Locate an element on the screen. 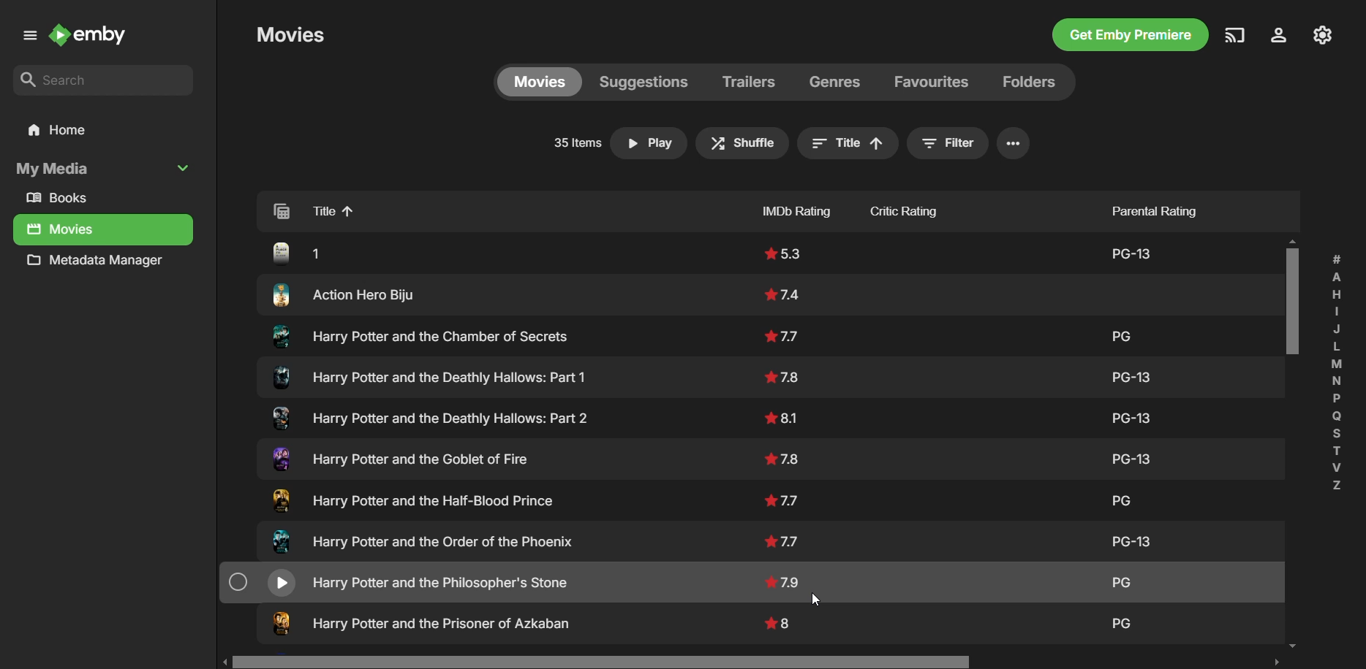 The height and width of the screenshot is (669, 1366).  is located at coordinates (1136, 454).